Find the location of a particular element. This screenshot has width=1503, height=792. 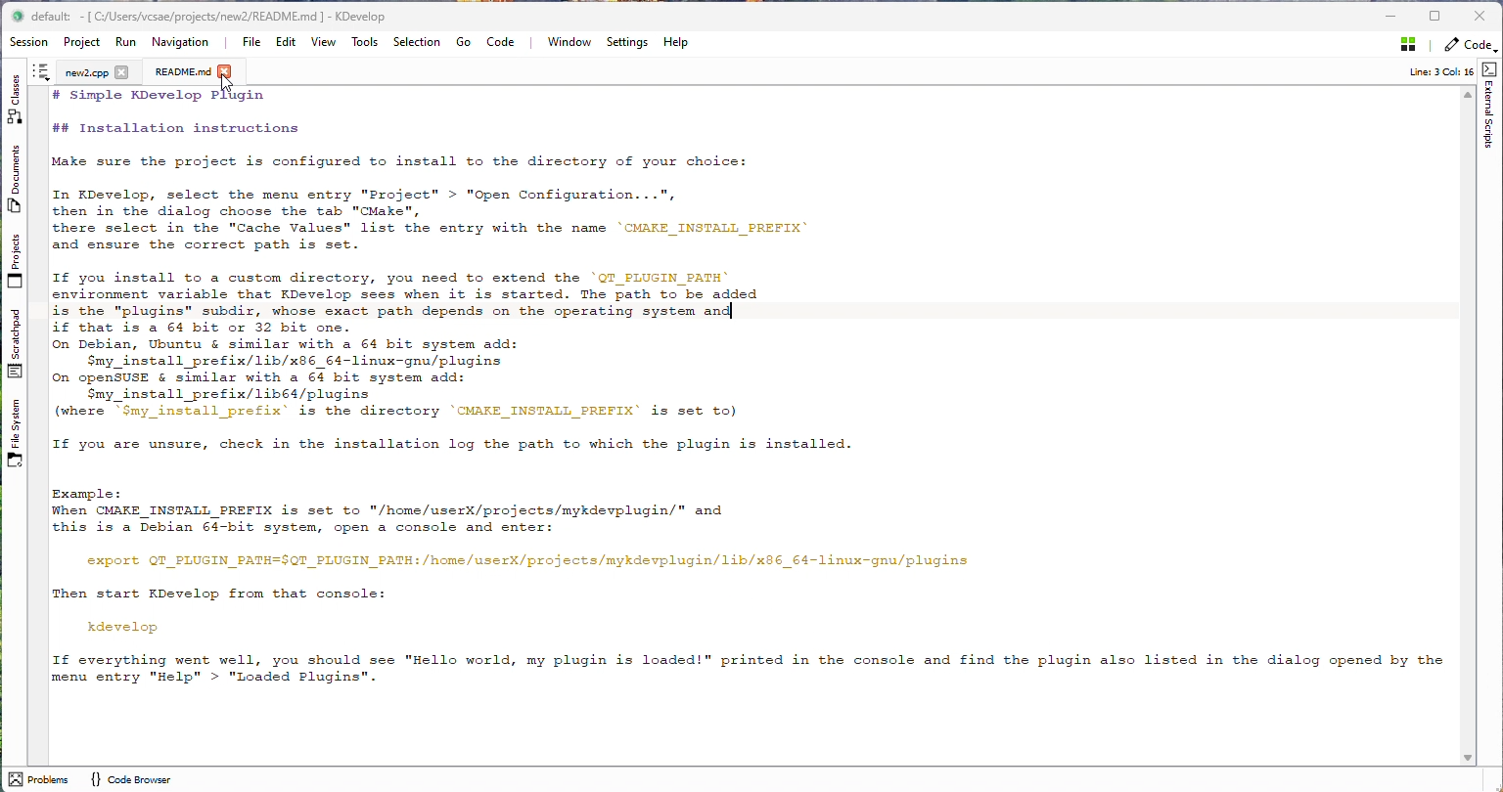

Scratchpad is located at coordinates (20, 344).